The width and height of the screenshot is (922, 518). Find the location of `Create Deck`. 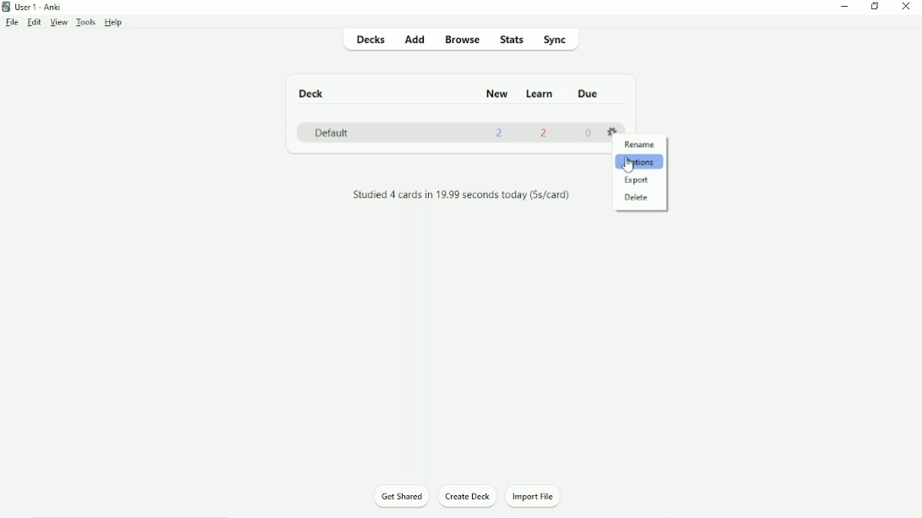

Create Deck is located at coordinates (468, 497).